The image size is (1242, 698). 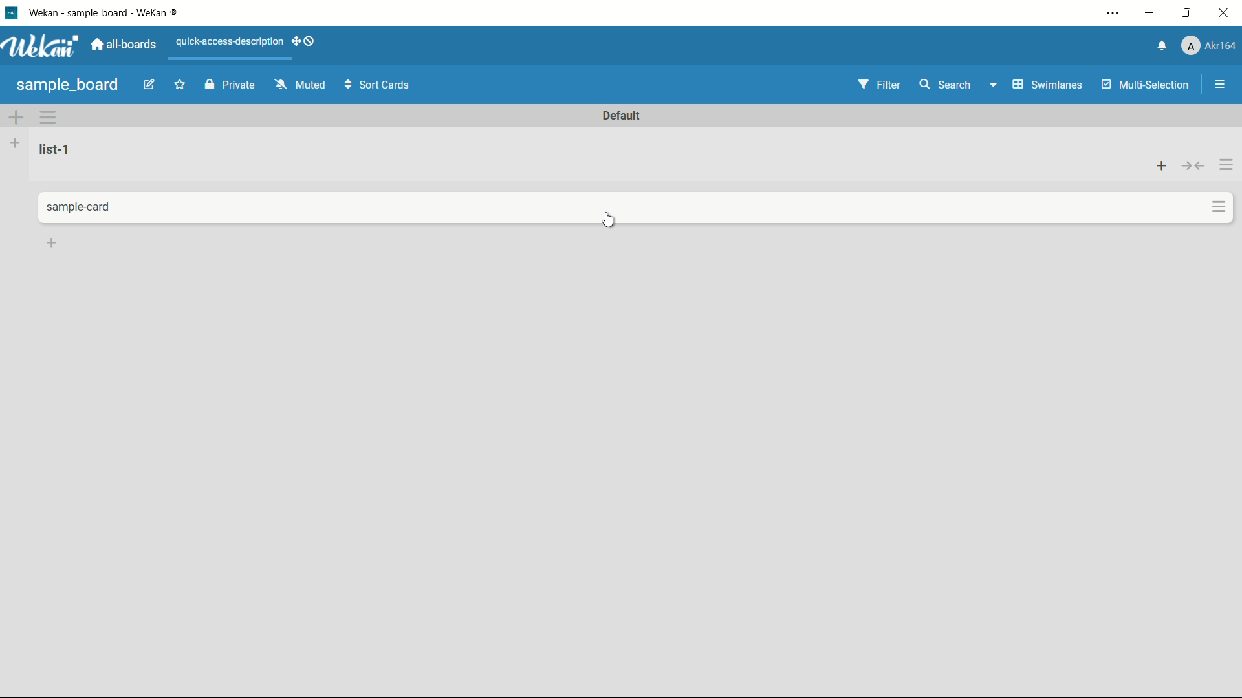 I want to click on add list, so click(x=15, y=143).